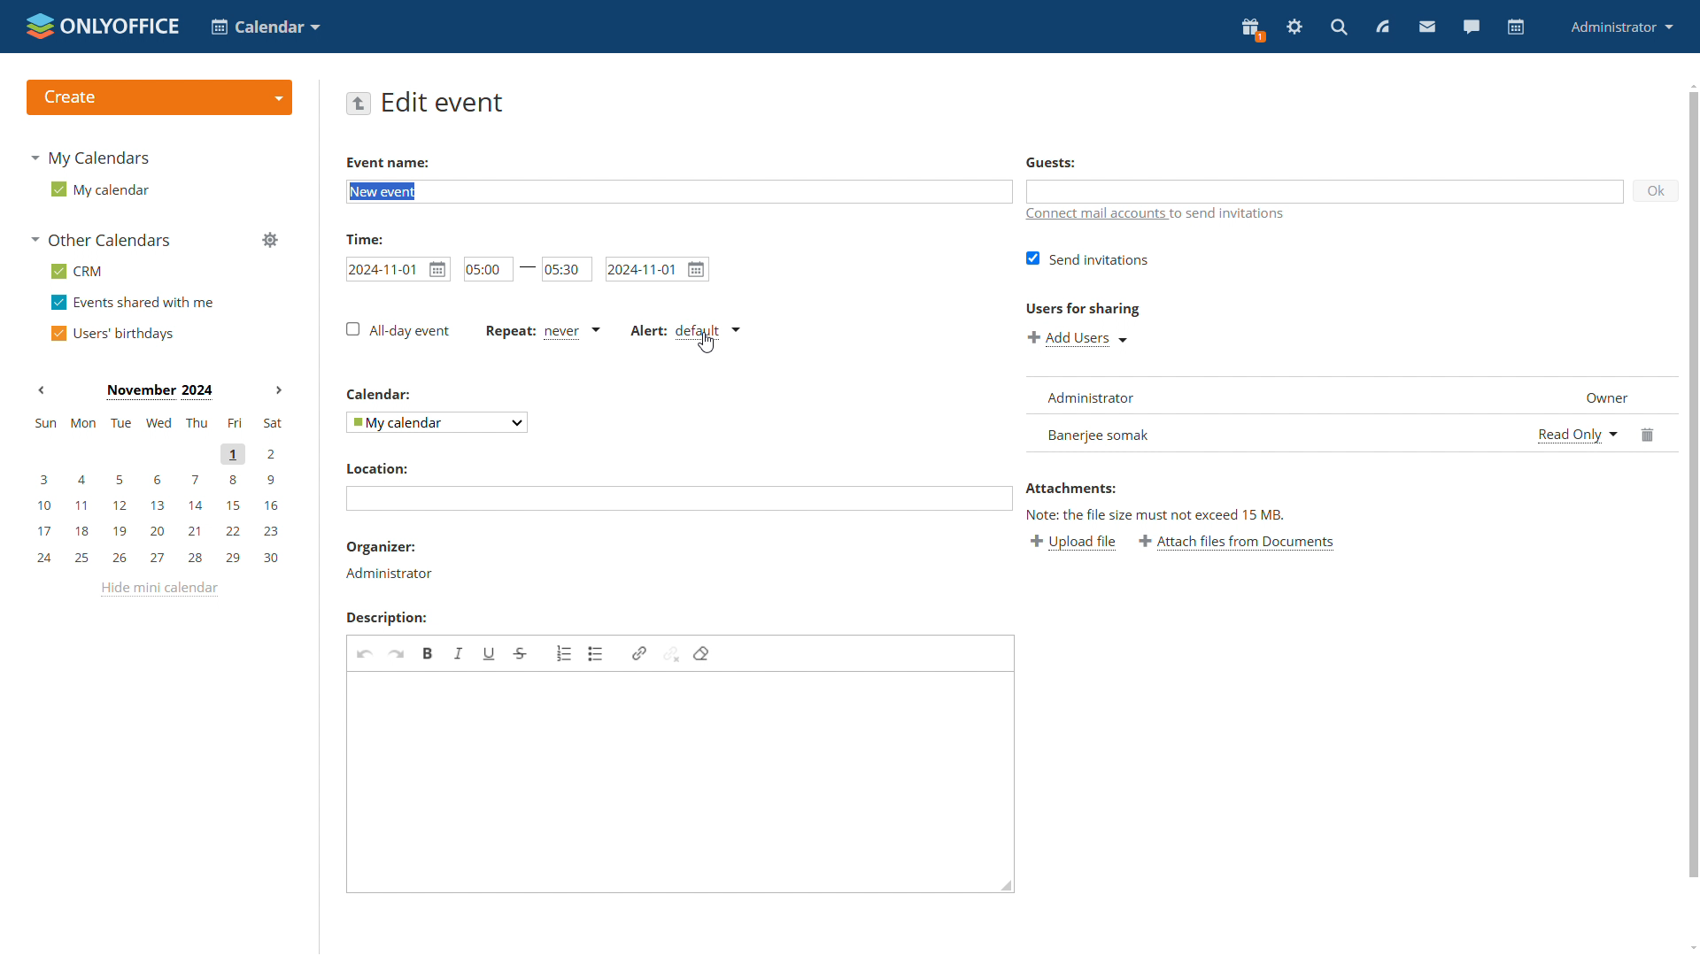  What do you see at coordinates (1325, 190) in the screenshot?
I see `add guests` at bounding box center [1325, 190].